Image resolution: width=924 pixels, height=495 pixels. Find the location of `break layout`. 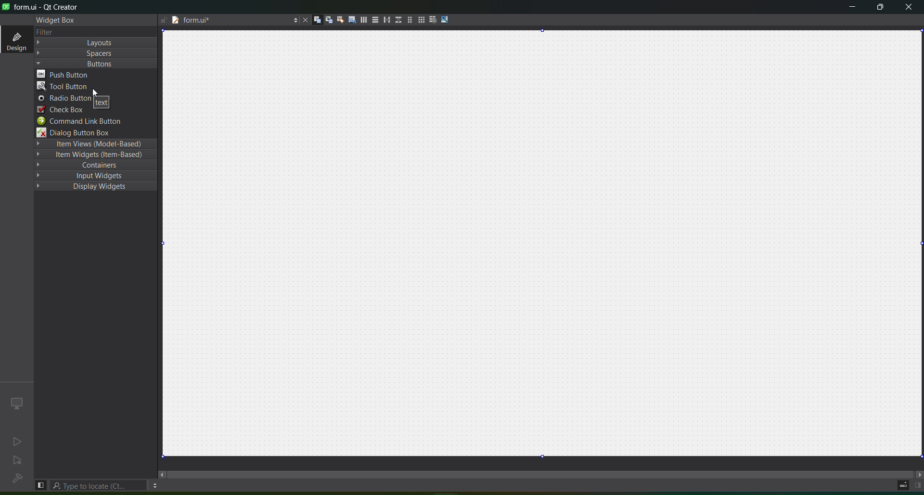

break layout is located at coordinates (433, 18).